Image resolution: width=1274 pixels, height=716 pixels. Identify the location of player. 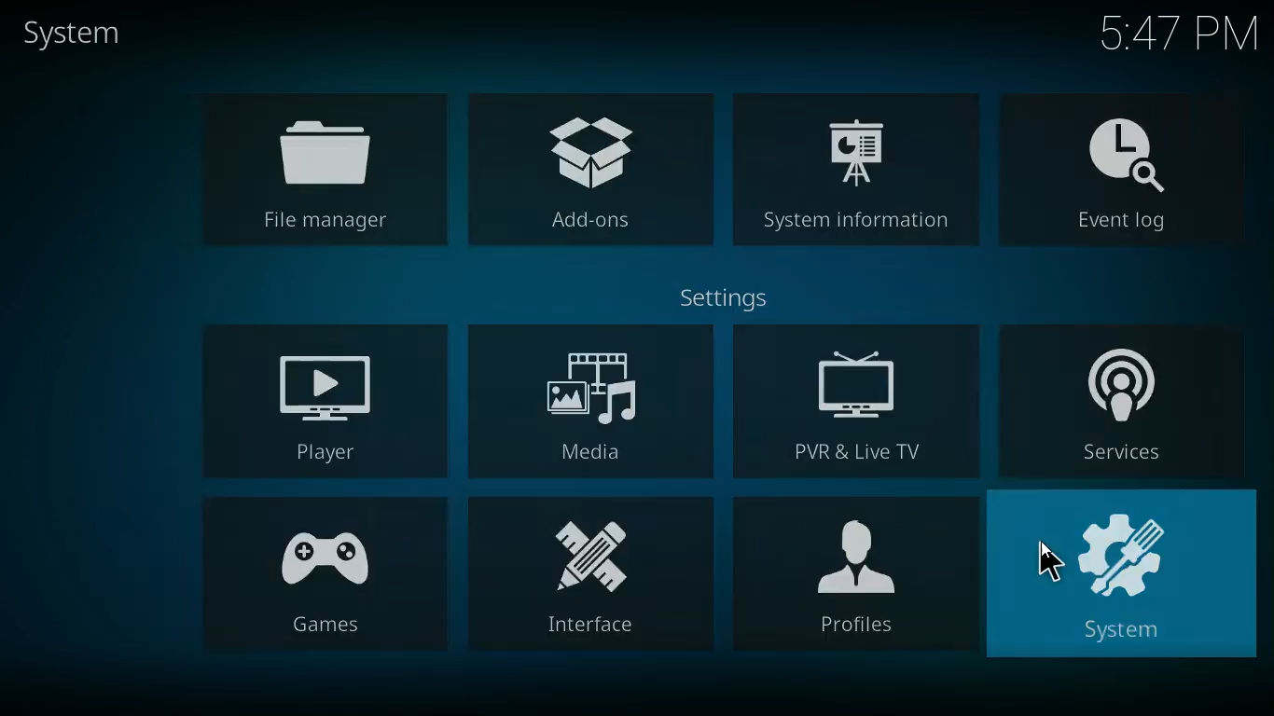
(332, 401).